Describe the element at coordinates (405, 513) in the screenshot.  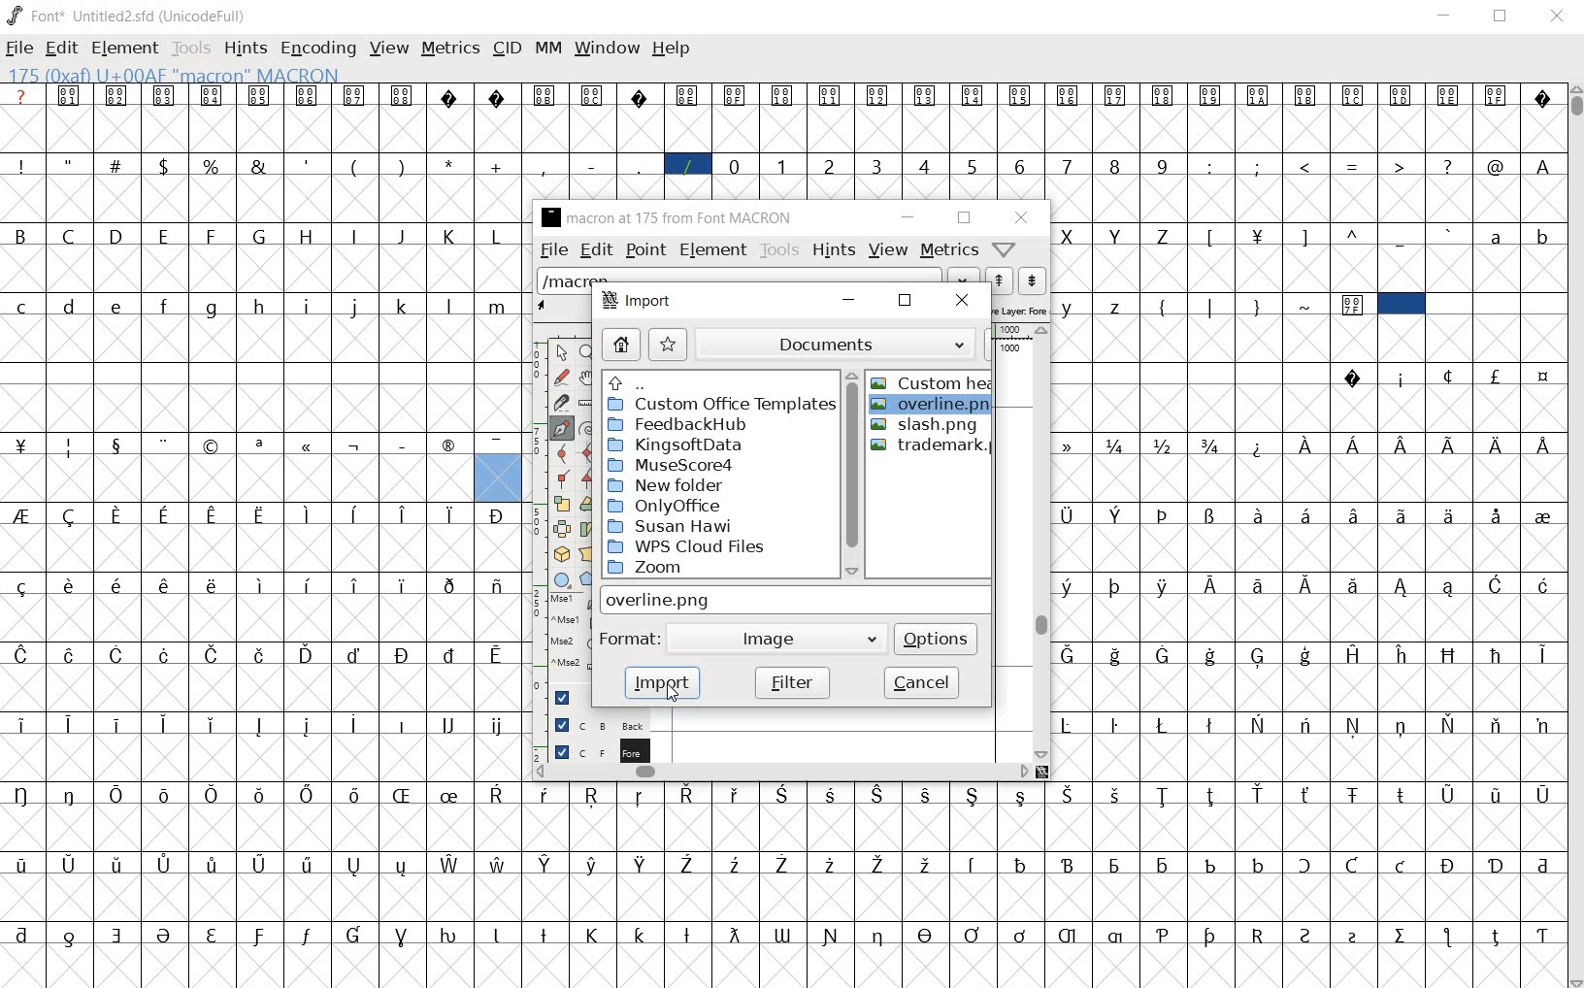
I see `Symbol` at that location.